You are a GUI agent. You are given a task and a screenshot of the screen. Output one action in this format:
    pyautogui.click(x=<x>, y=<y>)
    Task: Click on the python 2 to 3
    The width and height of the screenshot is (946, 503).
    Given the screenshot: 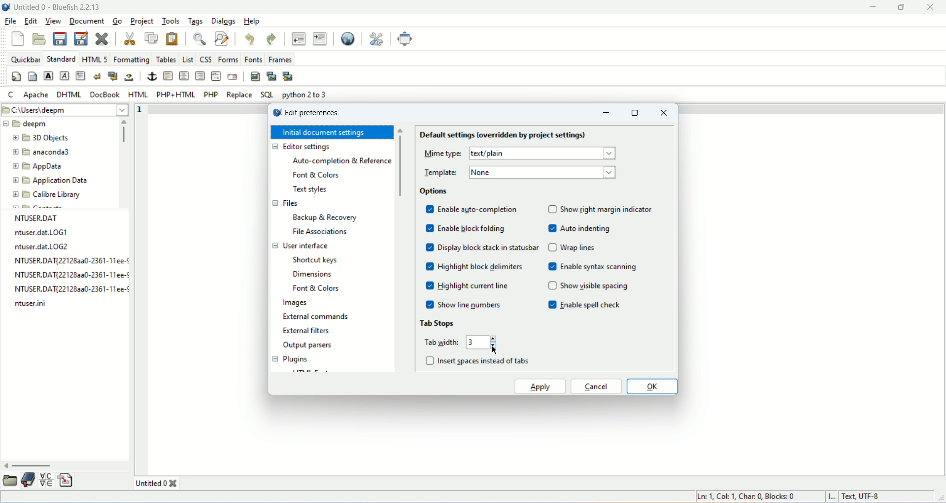 What is the action you would take?
    pyautogui.click(x=307, y=95)
    